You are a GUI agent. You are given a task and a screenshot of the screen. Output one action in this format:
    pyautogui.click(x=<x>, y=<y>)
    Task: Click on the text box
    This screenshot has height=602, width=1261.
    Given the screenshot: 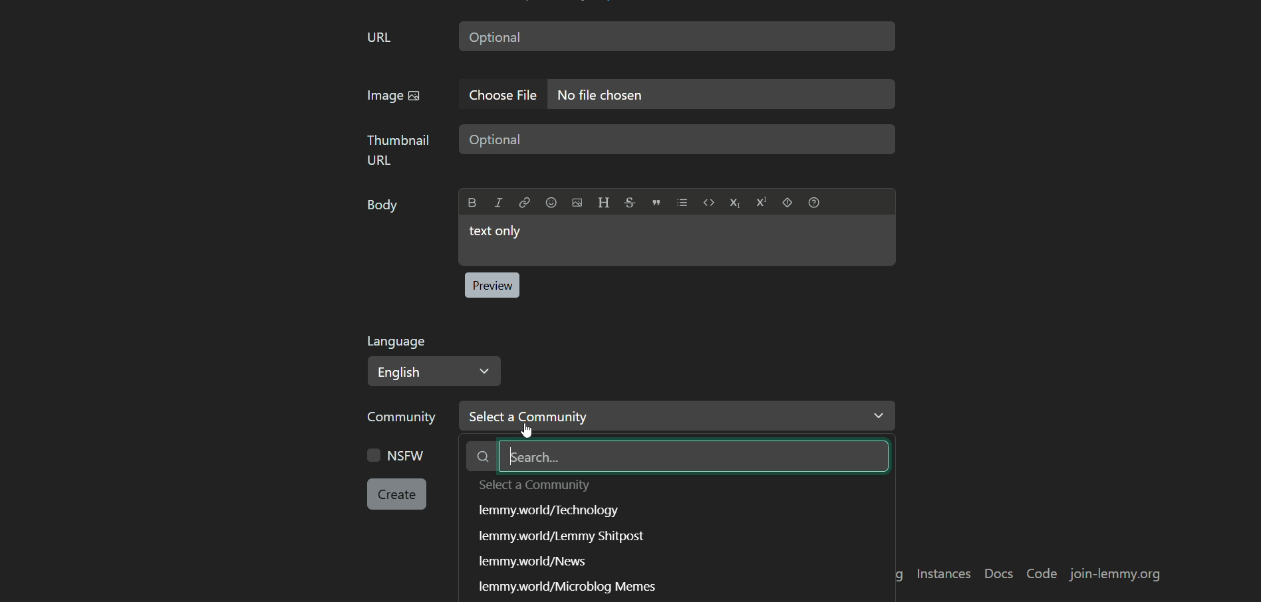 What is the action you would take?
    pyautogui.click(x=723, y=94)
    